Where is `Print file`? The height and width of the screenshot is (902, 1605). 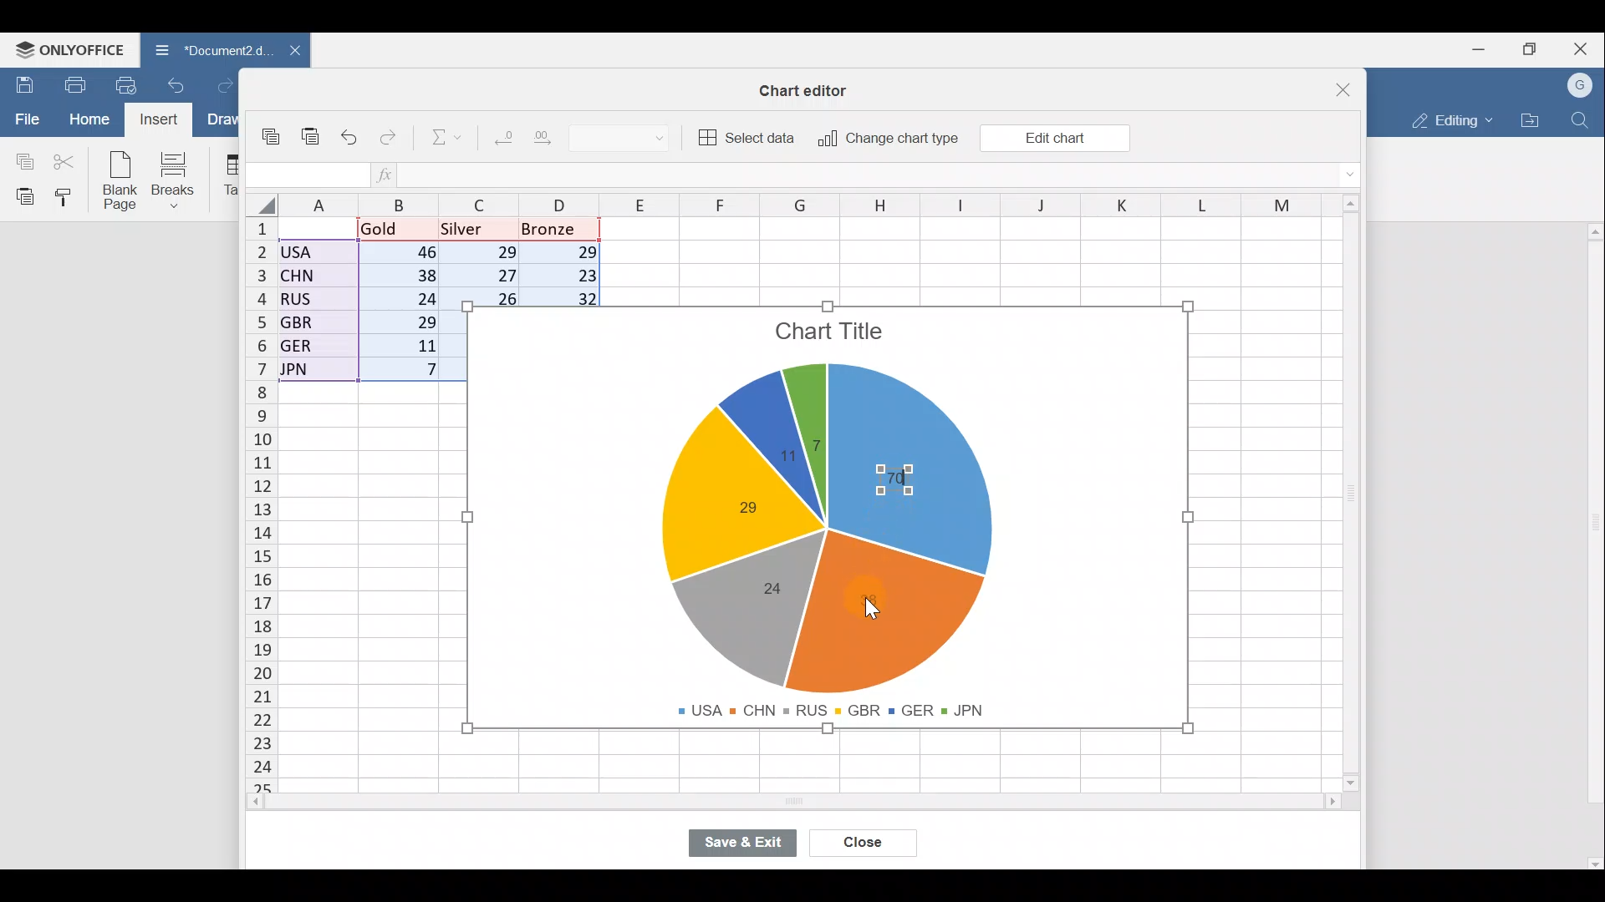 Print file is located at coordinates (74, 84).